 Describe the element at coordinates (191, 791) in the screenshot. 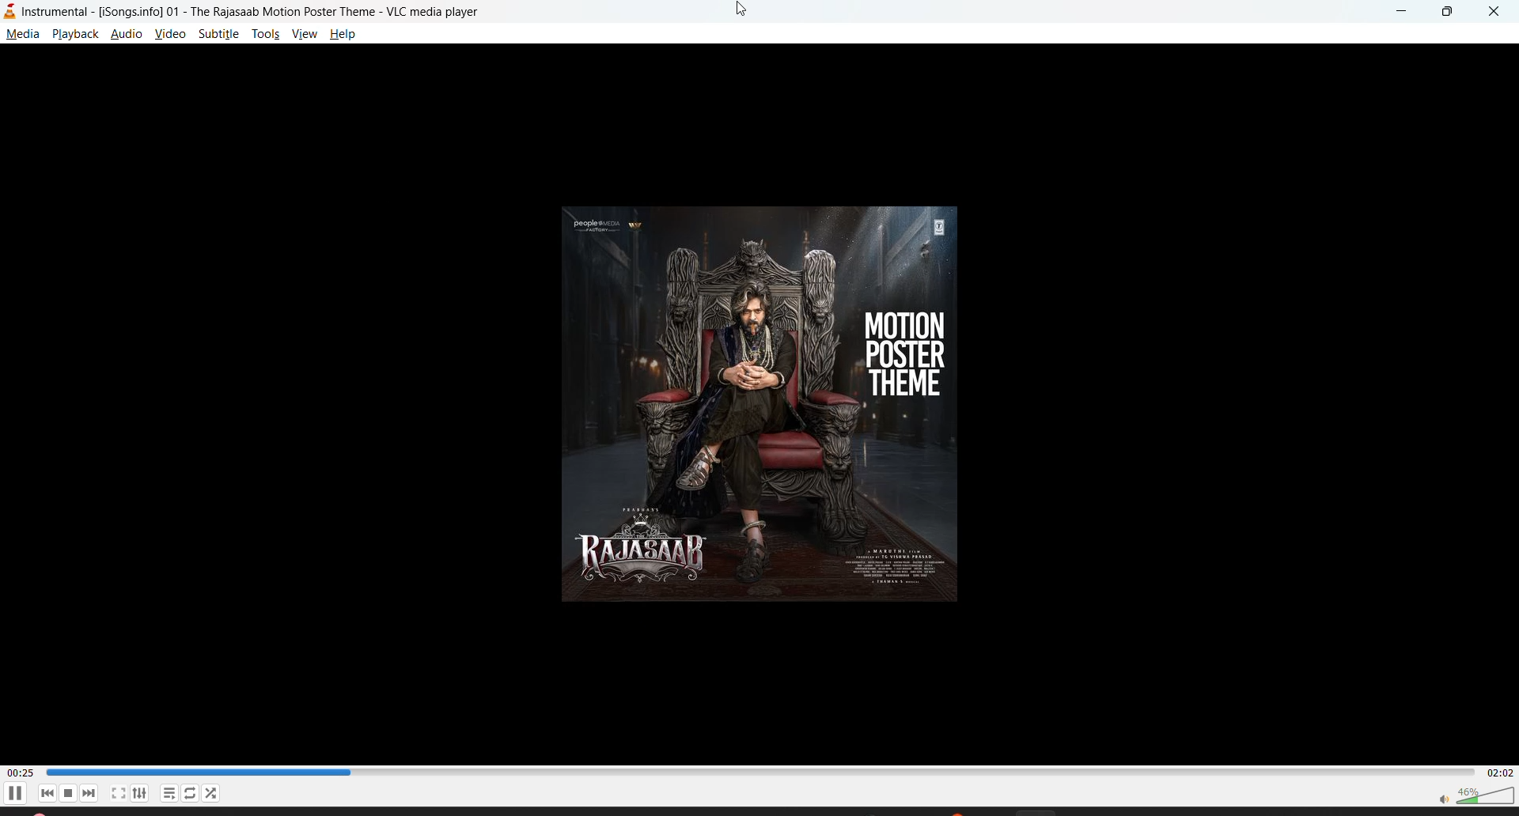

I see `loop` at that location.